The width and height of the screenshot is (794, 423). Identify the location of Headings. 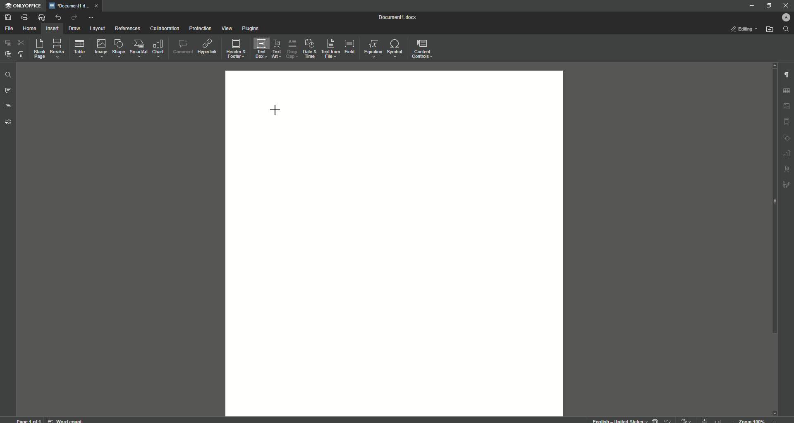
(9, 107).